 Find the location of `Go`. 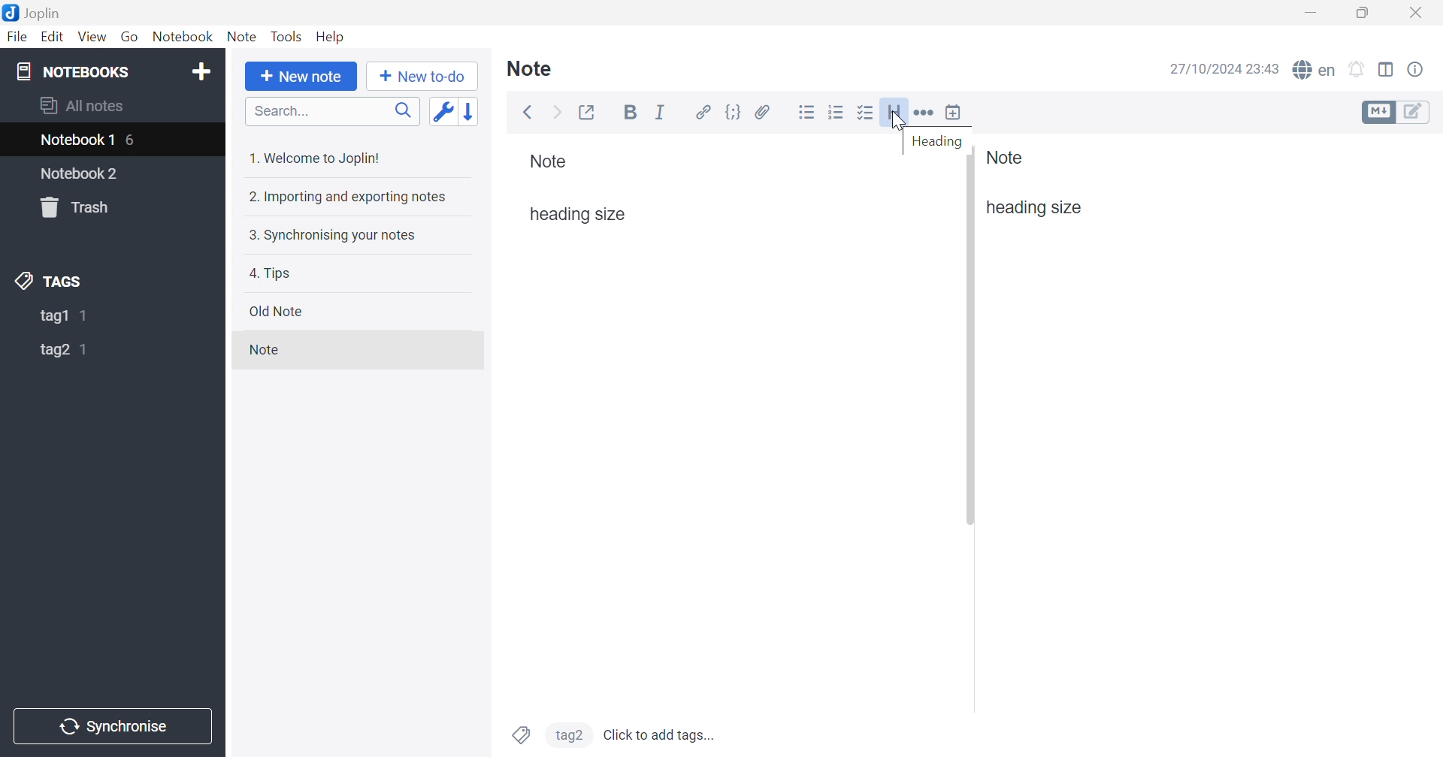

Go is located at coordinates (130, 36).